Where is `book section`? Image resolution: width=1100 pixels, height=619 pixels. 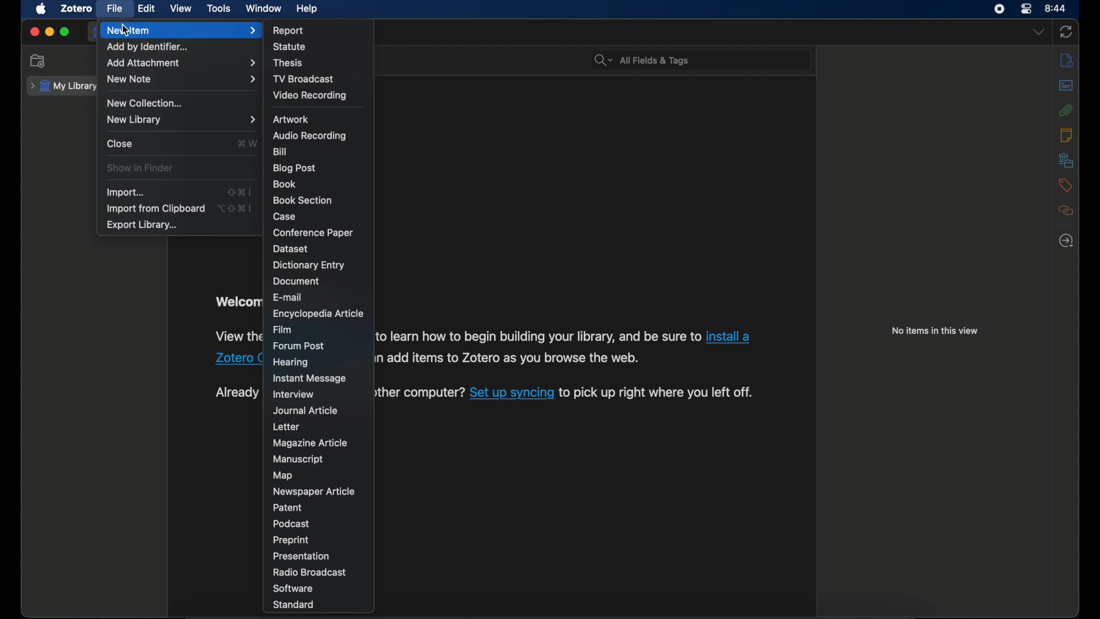
book section is located at coordinates (301, 199).